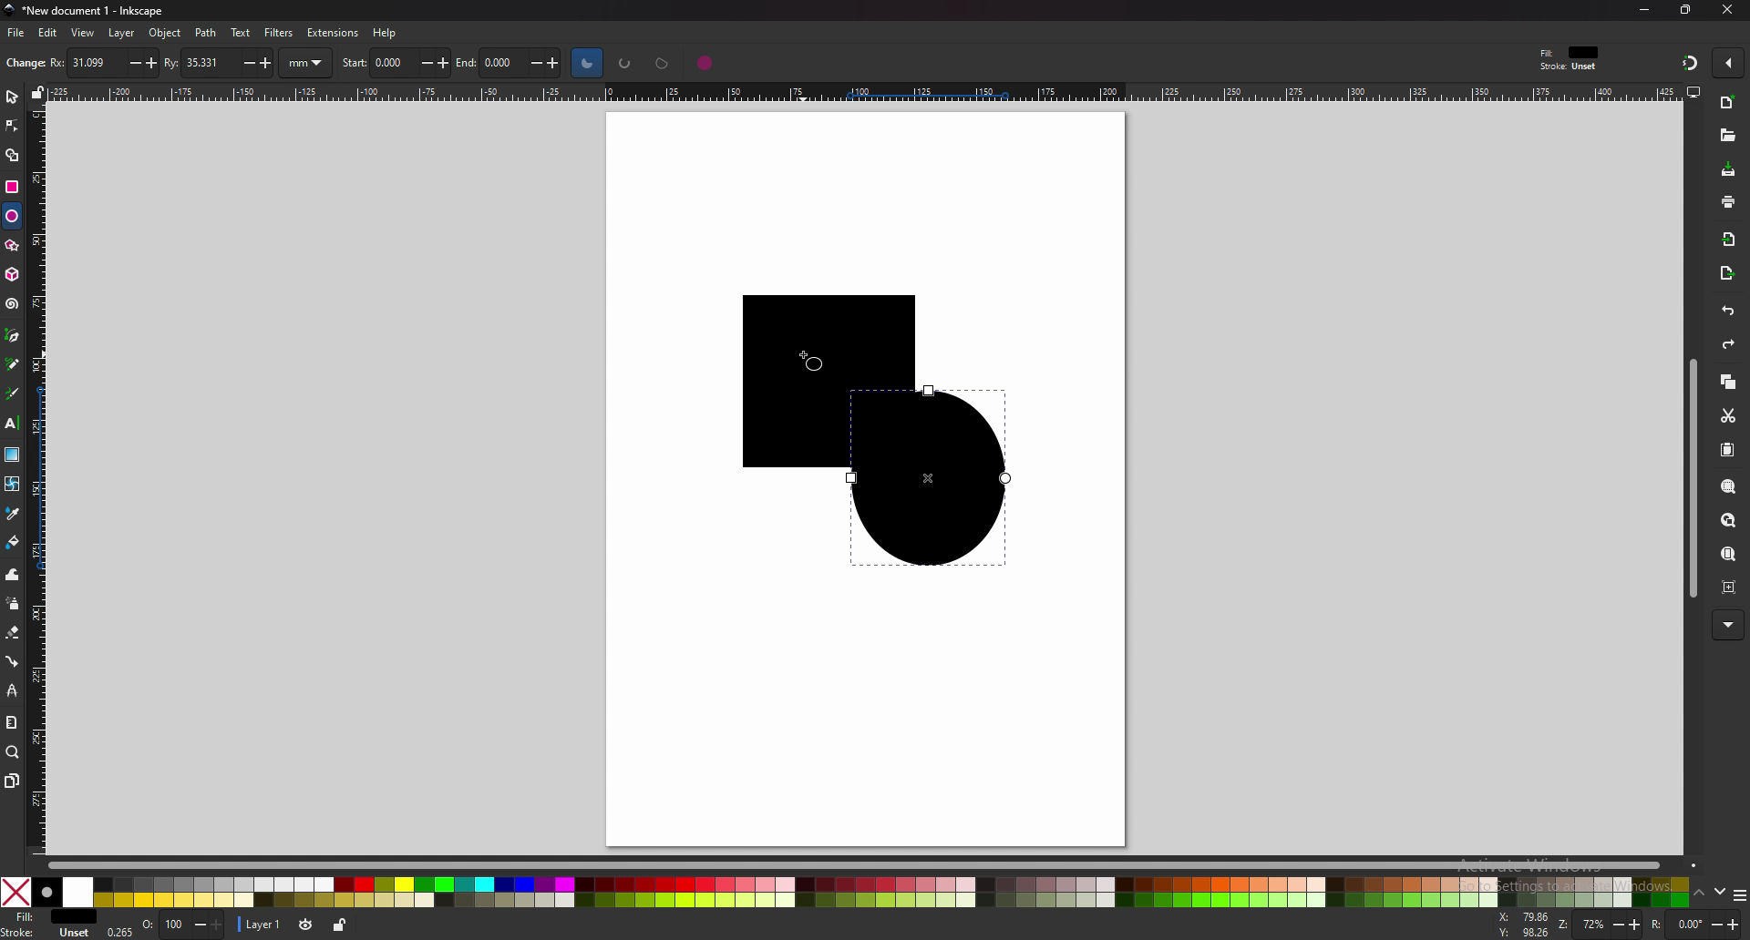 The width and height of the screenshot is (1750, 940). Describe the element at coordinates (40, 478) in the screenshot. I see `vertical ruler` at that location.